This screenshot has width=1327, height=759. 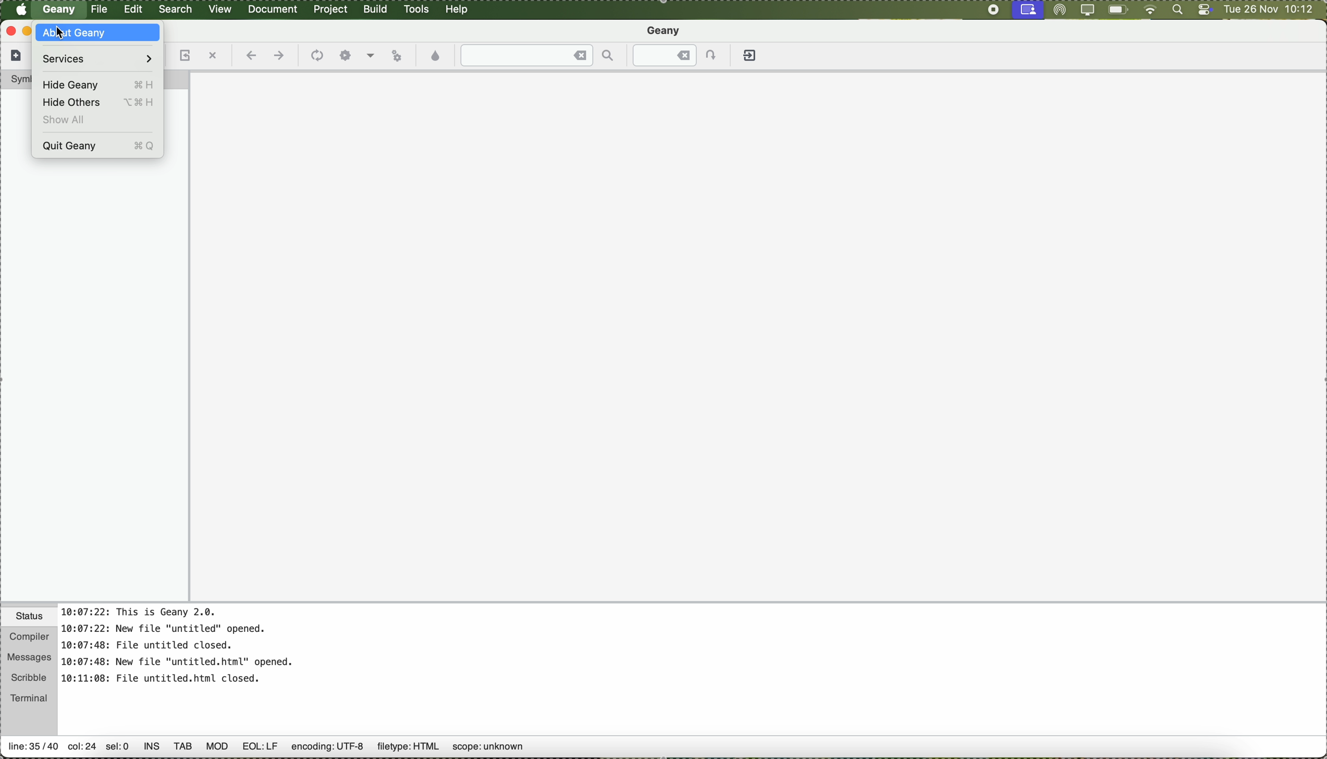 I want to click on sel:0, so click(x=118, y=749).